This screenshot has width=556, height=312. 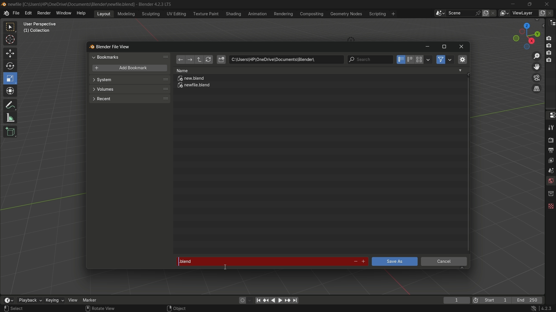 I want to click on properties, so click(x=550, y=115).